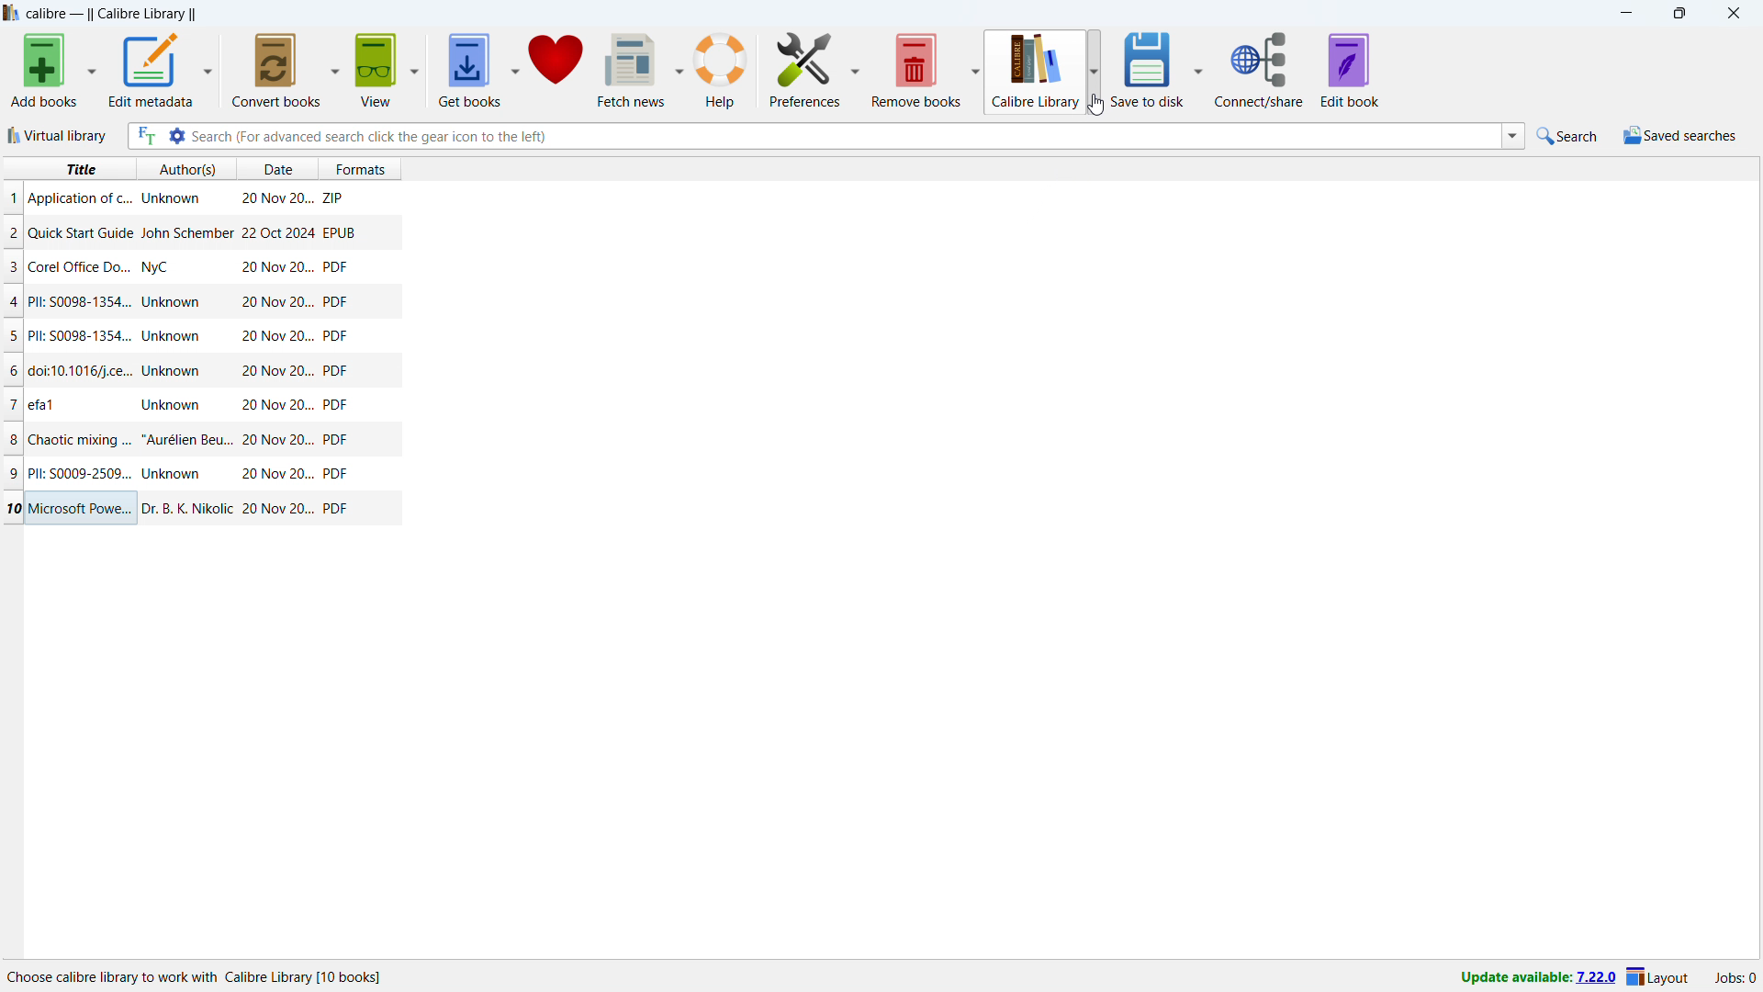  Describe the element at coordinates (277, 69) in the screenshot. I see `convert books` at that location.